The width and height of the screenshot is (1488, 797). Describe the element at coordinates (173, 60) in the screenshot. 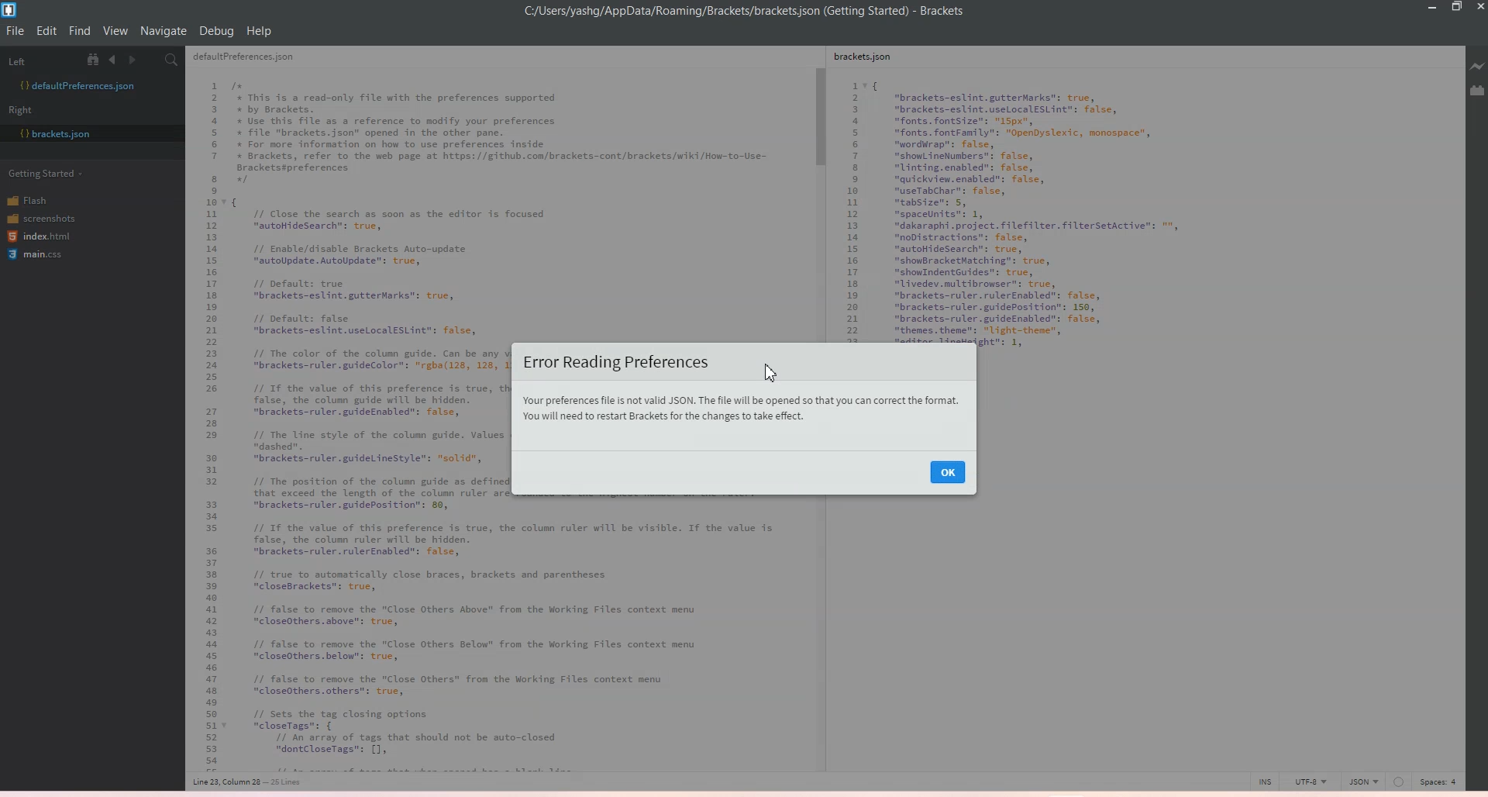

I see `Find in Files` at that location.